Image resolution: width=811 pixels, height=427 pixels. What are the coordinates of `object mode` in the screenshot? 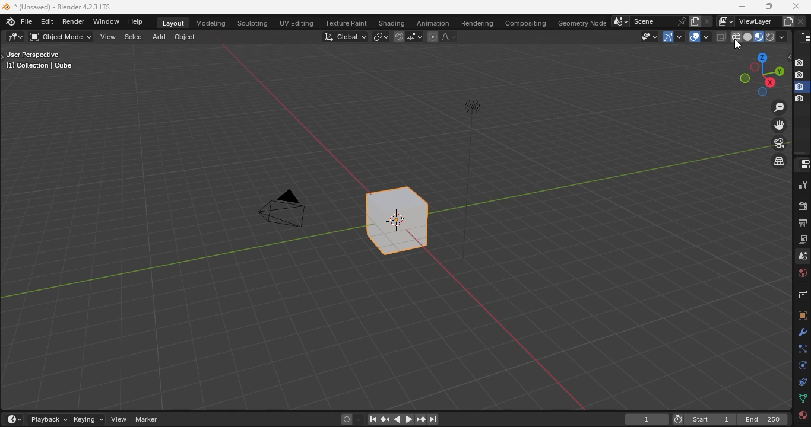 It's located at (61, 37).